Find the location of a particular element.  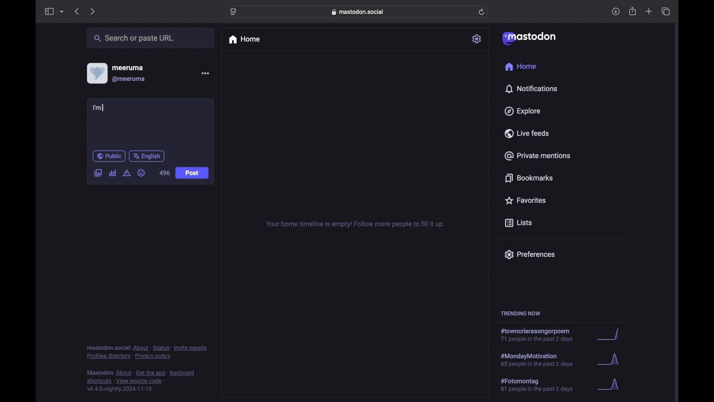

downloads is located at coordinates (615, 12).